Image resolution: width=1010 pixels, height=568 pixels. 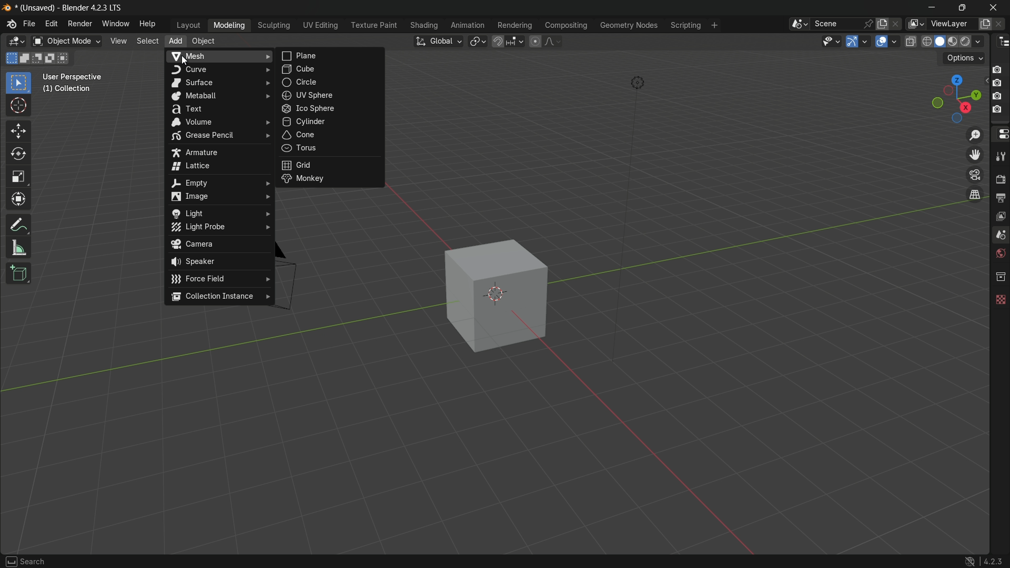 I want to click on curve, so click(x=220, y=69).